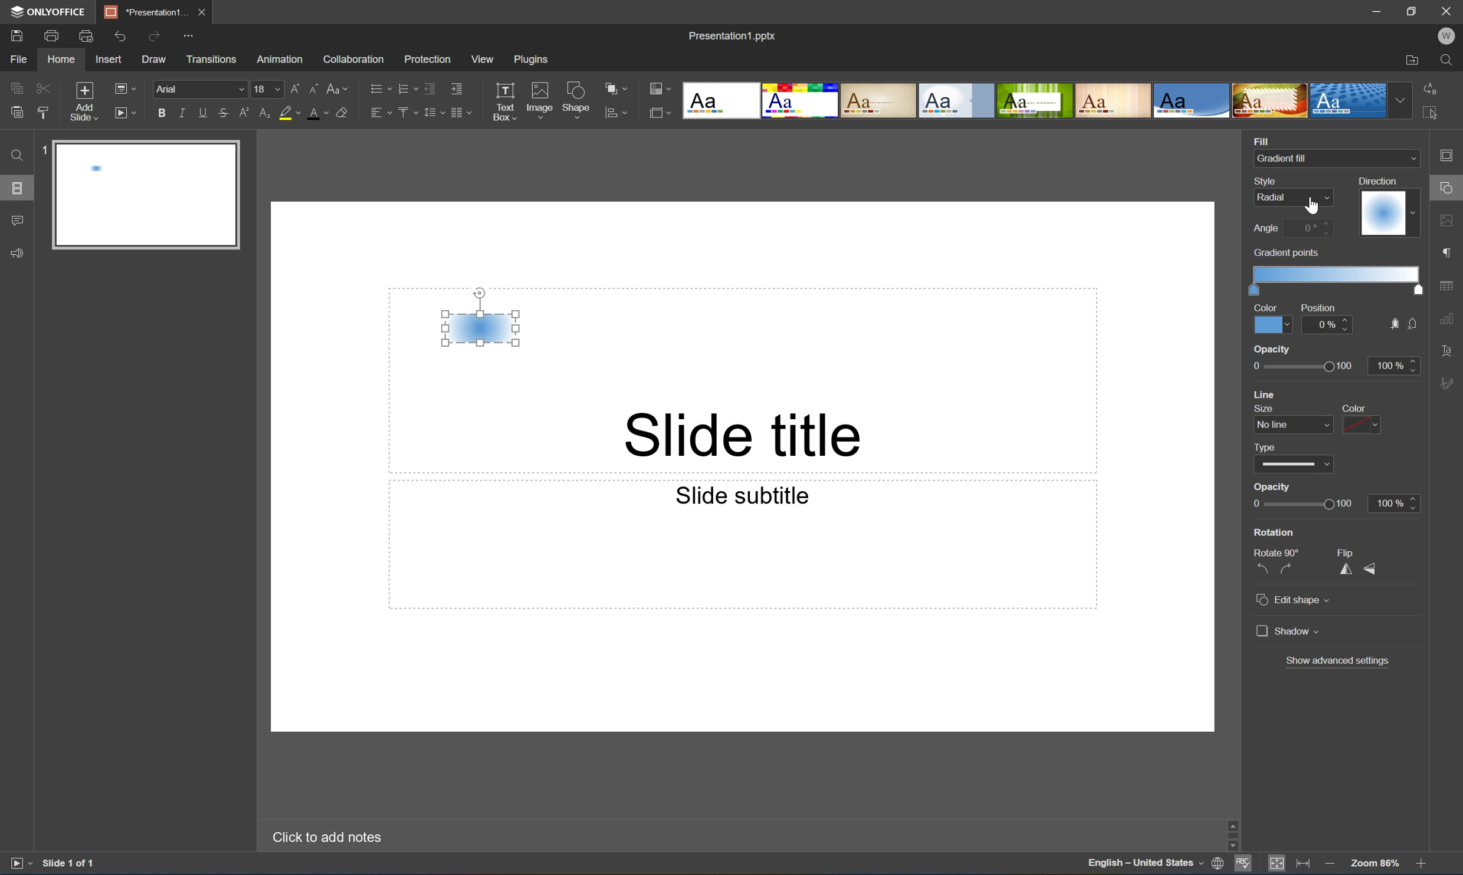  Describe the element at coordinates (406, 88) in the screenshot. I see `Numbering` at that location.